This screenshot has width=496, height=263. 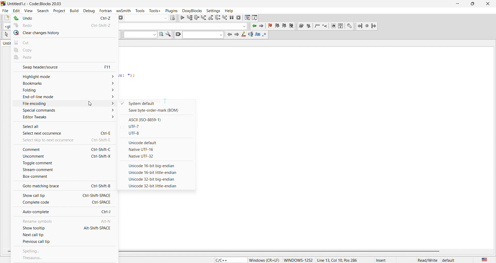 What do you see at coordinates (159, 164) in the screenshot?
I see `option` at bounding box center [159, 164].